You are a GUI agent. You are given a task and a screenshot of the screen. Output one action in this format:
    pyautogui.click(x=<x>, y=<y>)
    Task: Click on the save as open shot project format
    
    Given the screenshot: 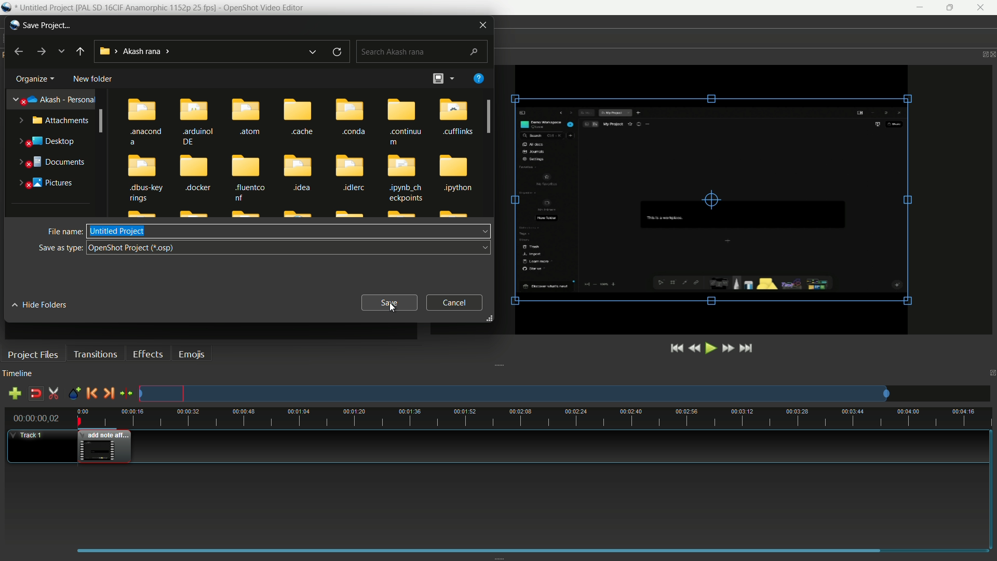 What is the action you would take?
    pyautogui.click(x=132, y=247)
    